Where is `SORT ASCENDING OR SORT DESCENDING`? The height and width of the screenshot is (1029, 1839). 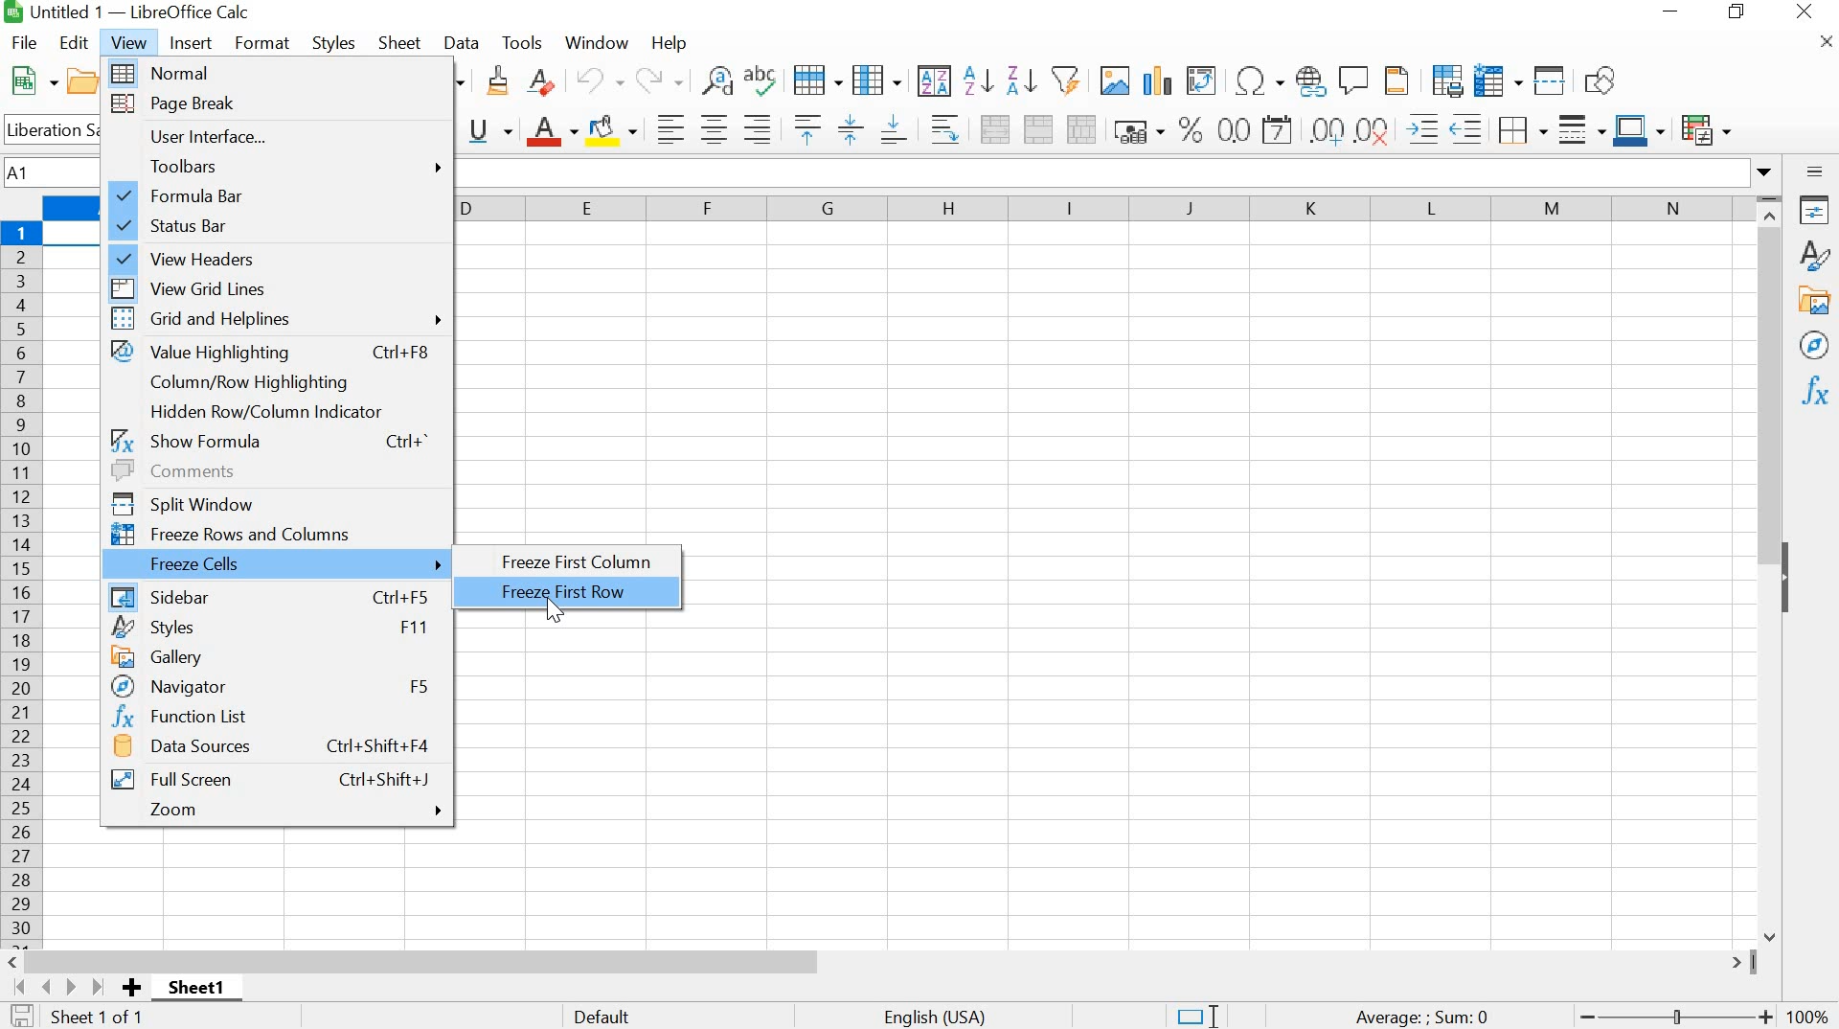
SORT ASCENDING OR SORT DESCENDING is located at coordinates (1000, 80).